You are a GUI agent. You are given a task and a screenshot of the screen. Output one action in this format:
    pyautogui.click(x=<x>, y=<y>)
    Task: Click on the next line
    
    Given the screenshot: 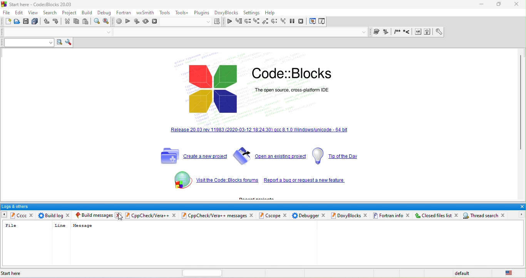 What is the action you would take?
    pyautogui.click(x=247, y=21)
    